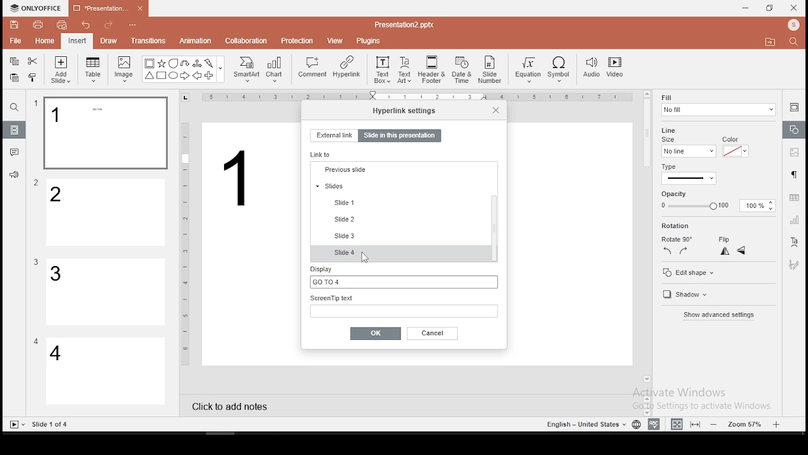 This screenshot has height=455, width=808. What do you see at coordinates (794, 107) in the screenshot?
I see `slide settings` at bounding box center [794, 107].